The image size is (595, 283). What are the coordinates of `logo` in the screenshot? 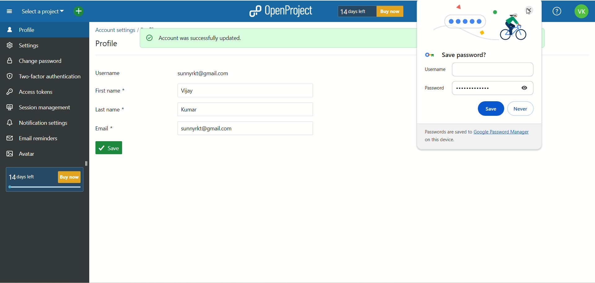 It's located at (254, 11).